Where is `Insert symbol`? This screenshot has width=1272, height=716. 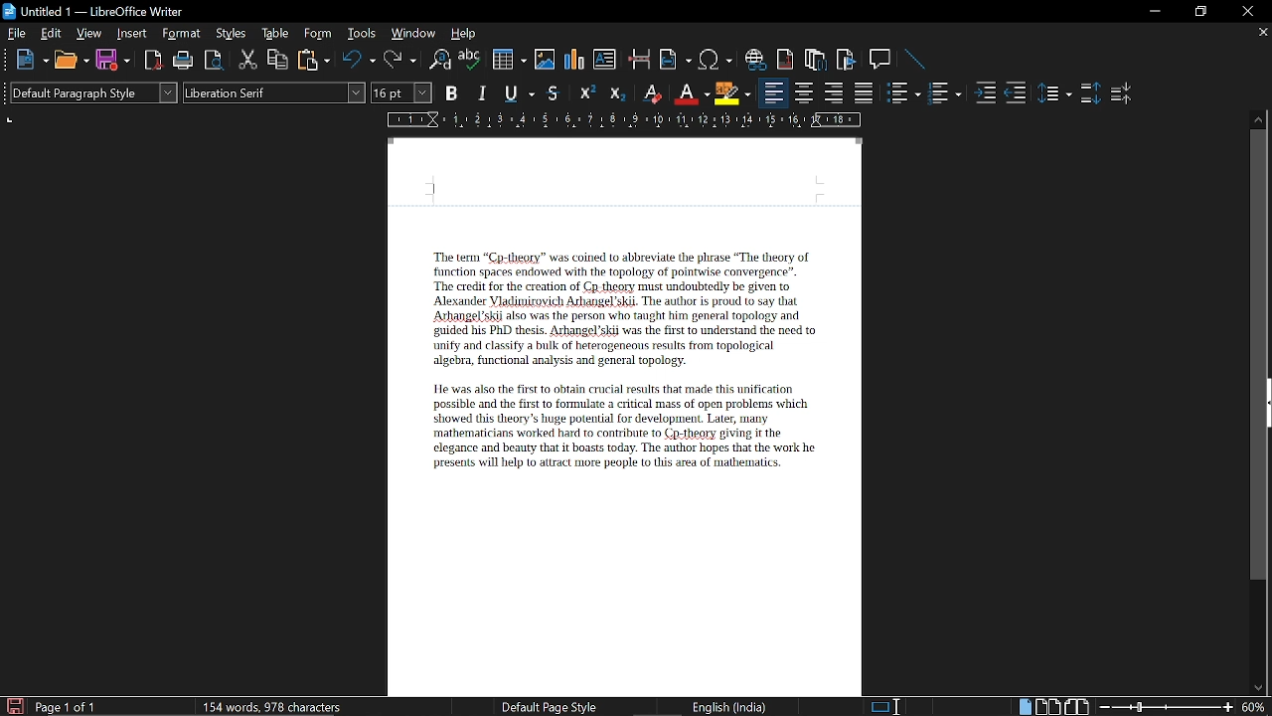 Insert symbol is located at coordinates (717, 60).